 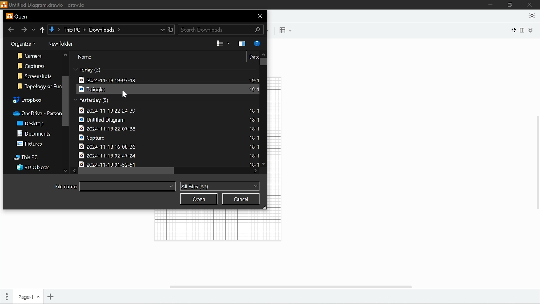 What do you see at coordinates (168, 138) in the screenshot?
I see `capture 18-` at bounding box center [168, 138].